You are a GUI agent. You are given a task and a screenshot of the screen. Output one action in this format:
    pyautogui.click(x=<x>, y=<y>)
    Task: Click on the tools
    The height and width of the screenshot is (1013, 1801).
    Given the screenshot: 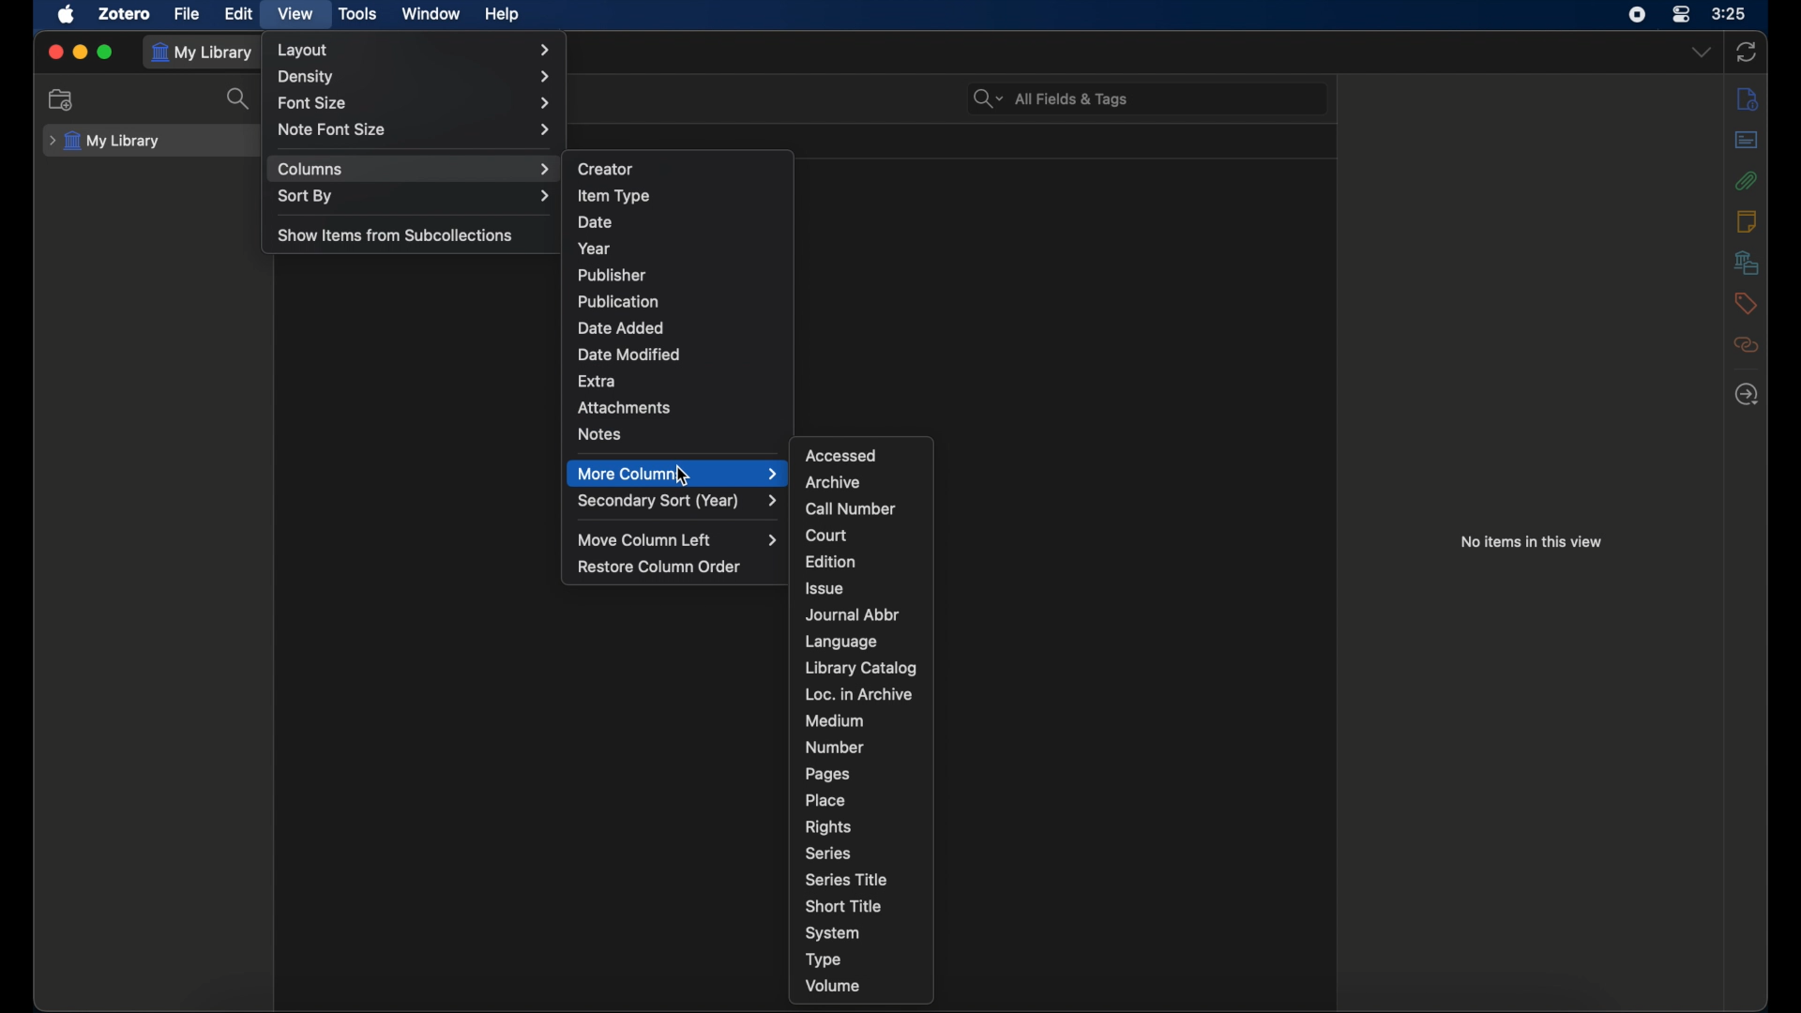 What is the action you would take?
    pyautogui.click(x=358, y=13)
    